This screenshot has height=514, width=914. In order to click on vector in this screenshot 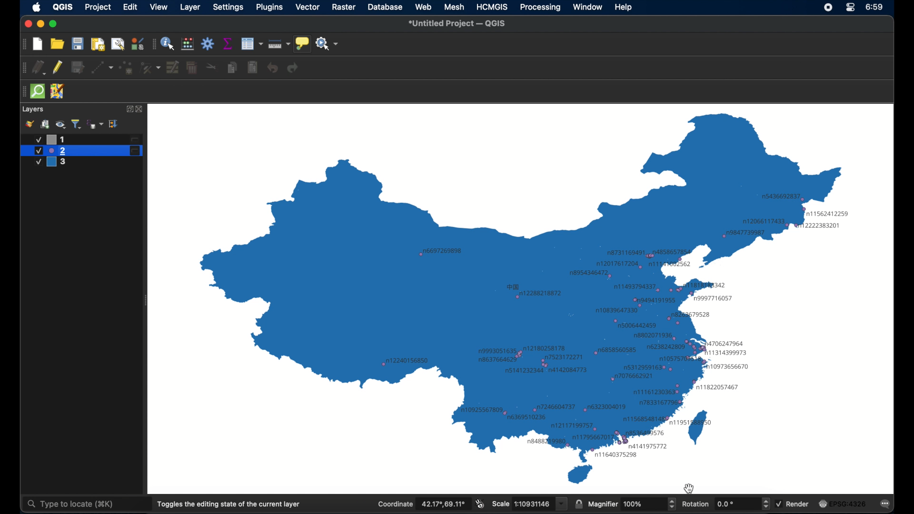, I will do `click(307, 7)`.